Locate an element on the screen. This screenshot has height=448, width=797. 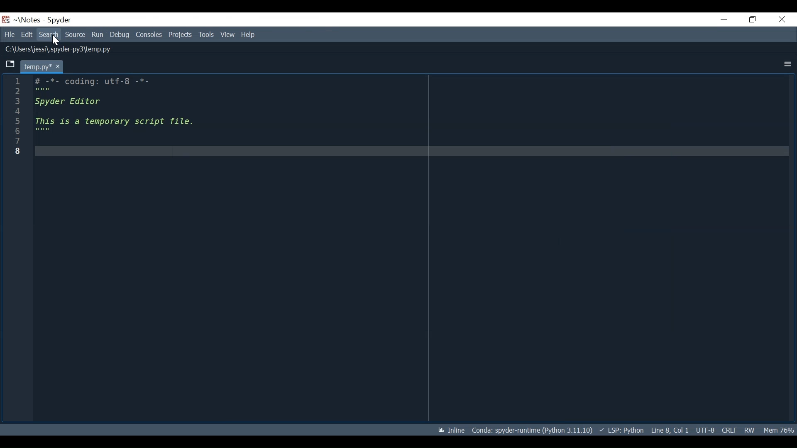
line column is located at coordinates (15, 246).